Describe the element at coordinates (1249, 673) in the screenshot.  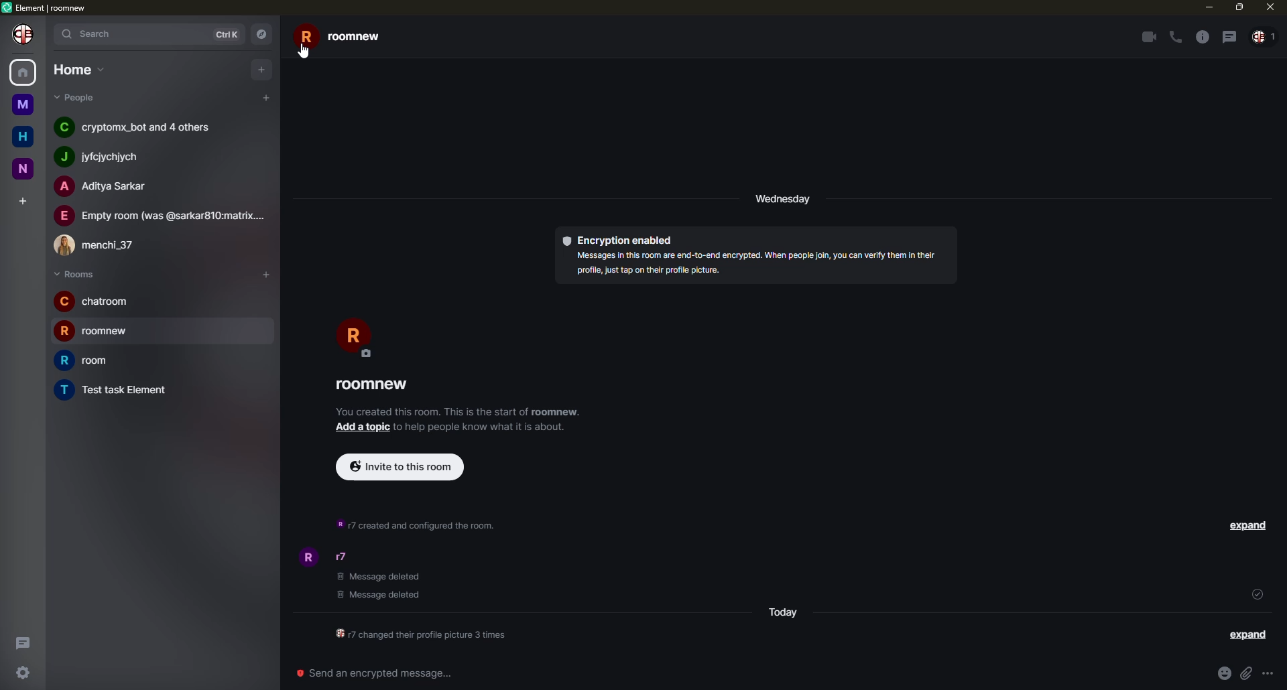
I see `attach` at that location.